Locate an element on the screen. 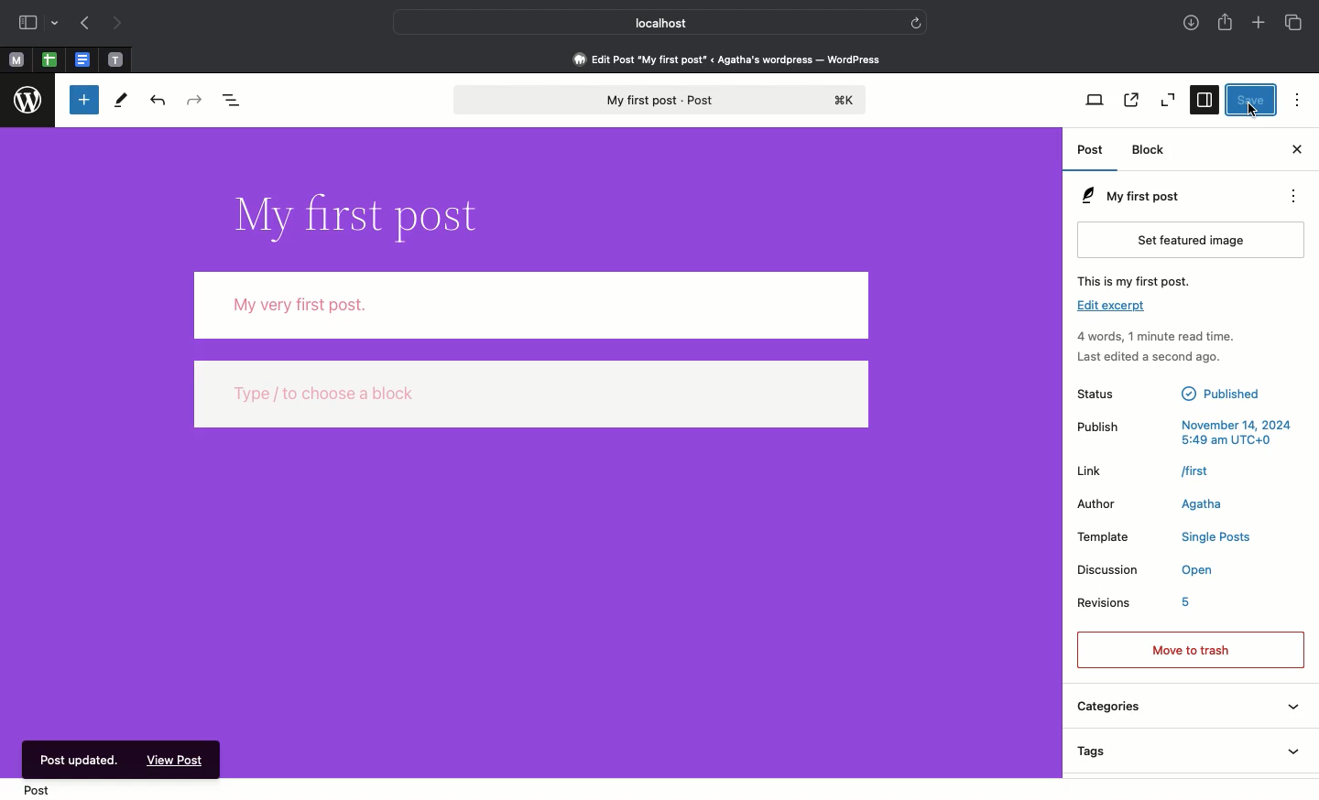 This screenshot has height=800, width=1319. Categories is located at coordinates (1187, 703).